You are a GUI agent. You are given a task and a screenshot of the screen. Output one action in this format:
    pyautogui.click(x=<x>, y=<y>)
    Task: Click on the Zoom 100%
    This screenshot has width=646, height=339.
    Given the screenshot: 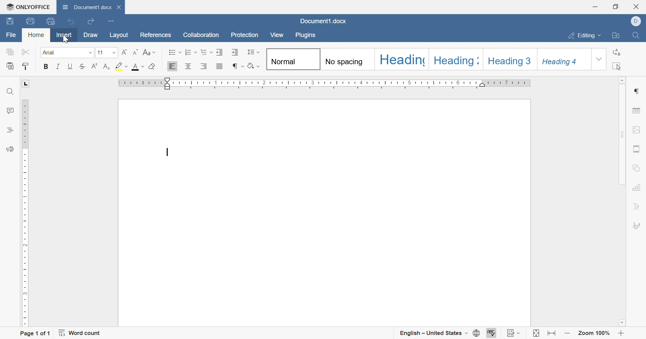 What is the action you would take?
    pyautogui.click(x=595, y=332)
    